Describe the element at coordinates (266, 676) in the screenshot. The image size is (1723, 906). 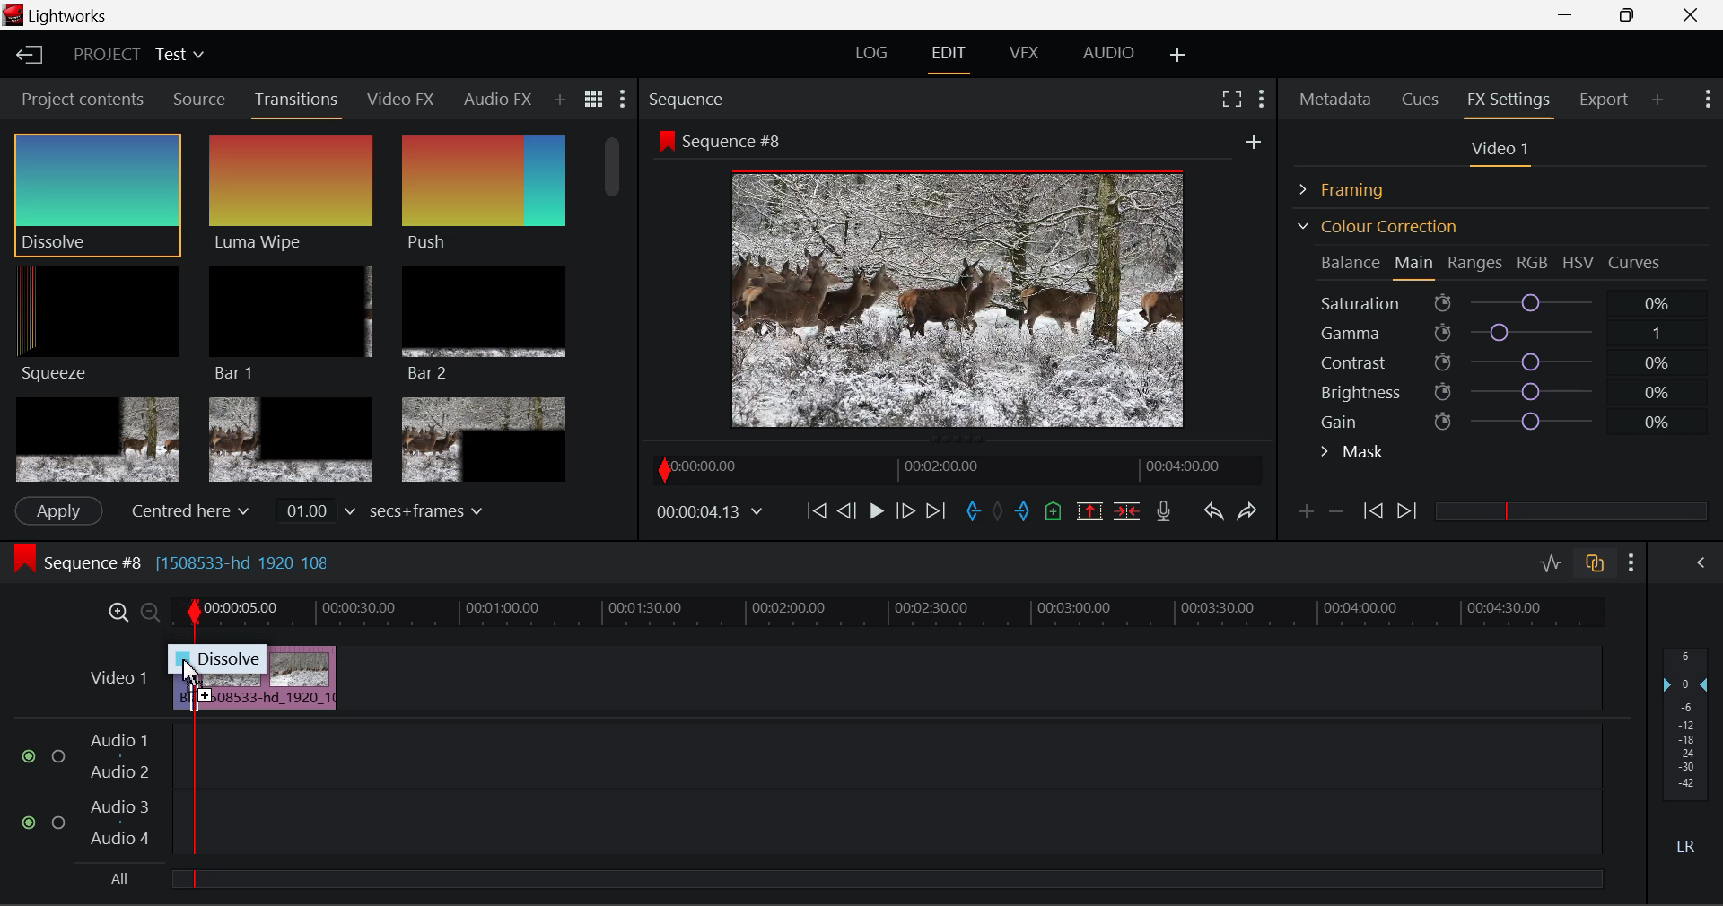
I see `Clip Inserted to Timeline` at that location.